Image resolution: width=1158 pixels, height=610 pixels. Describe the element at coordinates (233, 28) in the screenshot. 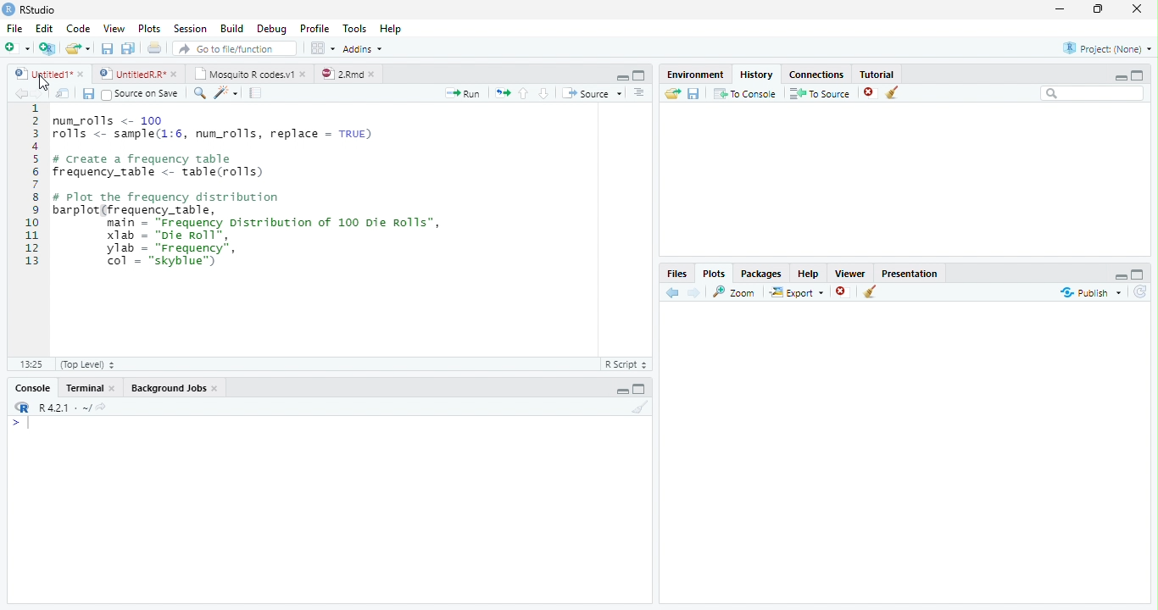

I see `Build` at that location.